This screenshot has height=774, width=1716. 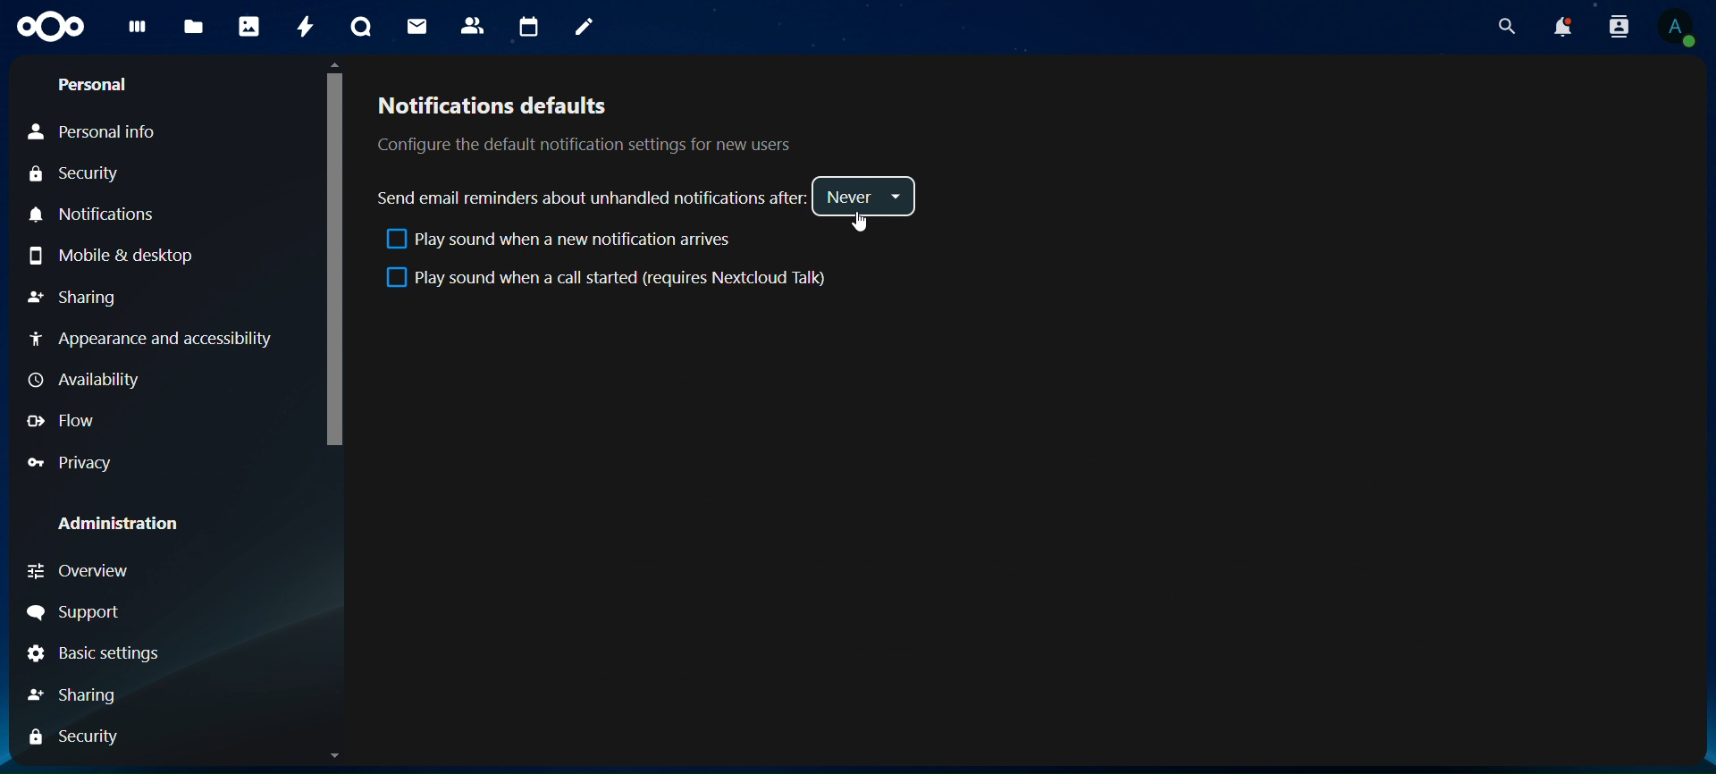 What do you see at coordinates (61, 421) in the screenshot?
I see `Flow` at bounding box center [61, 421].